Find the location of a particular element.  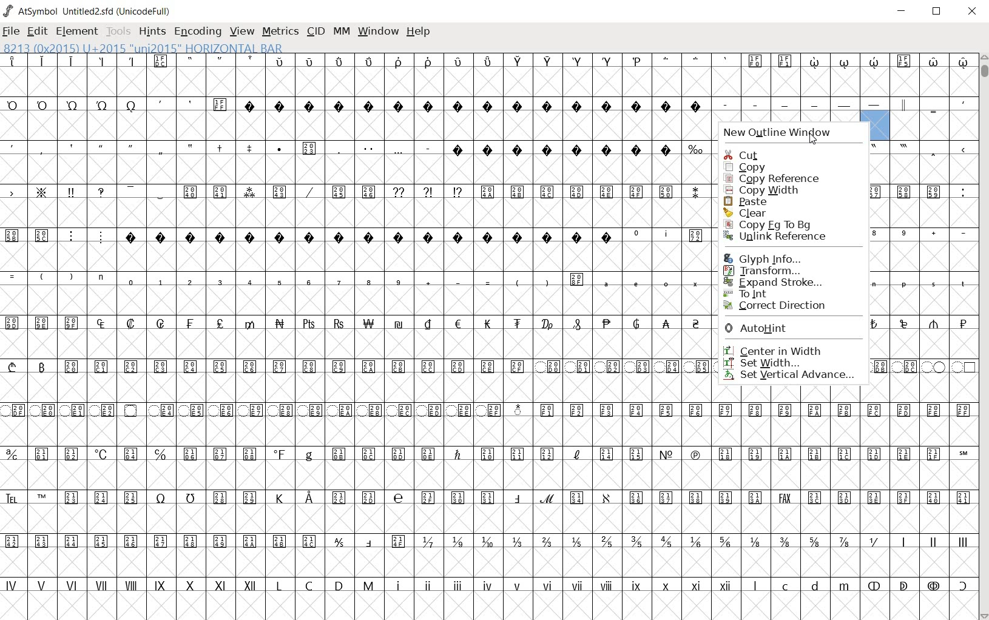

To Int is located at coordinates (788, 293).